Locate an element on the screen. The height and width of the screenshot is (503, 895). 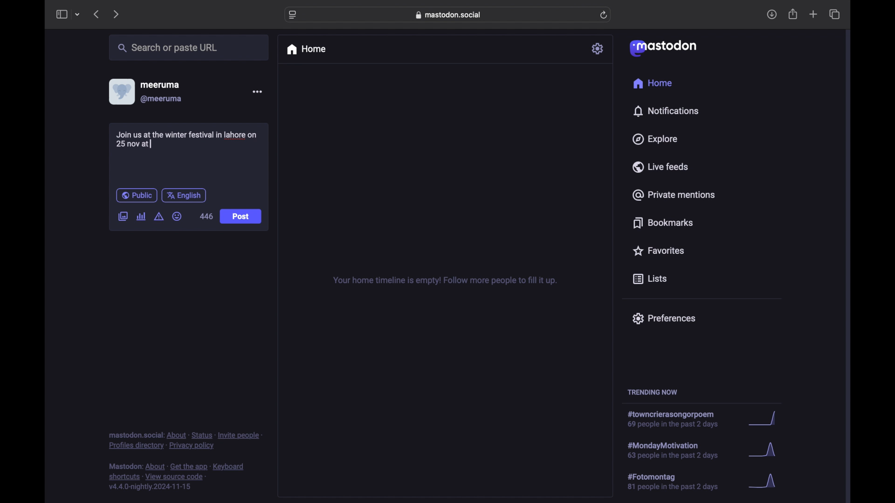
add content warning is located at coordinates (158, 217).